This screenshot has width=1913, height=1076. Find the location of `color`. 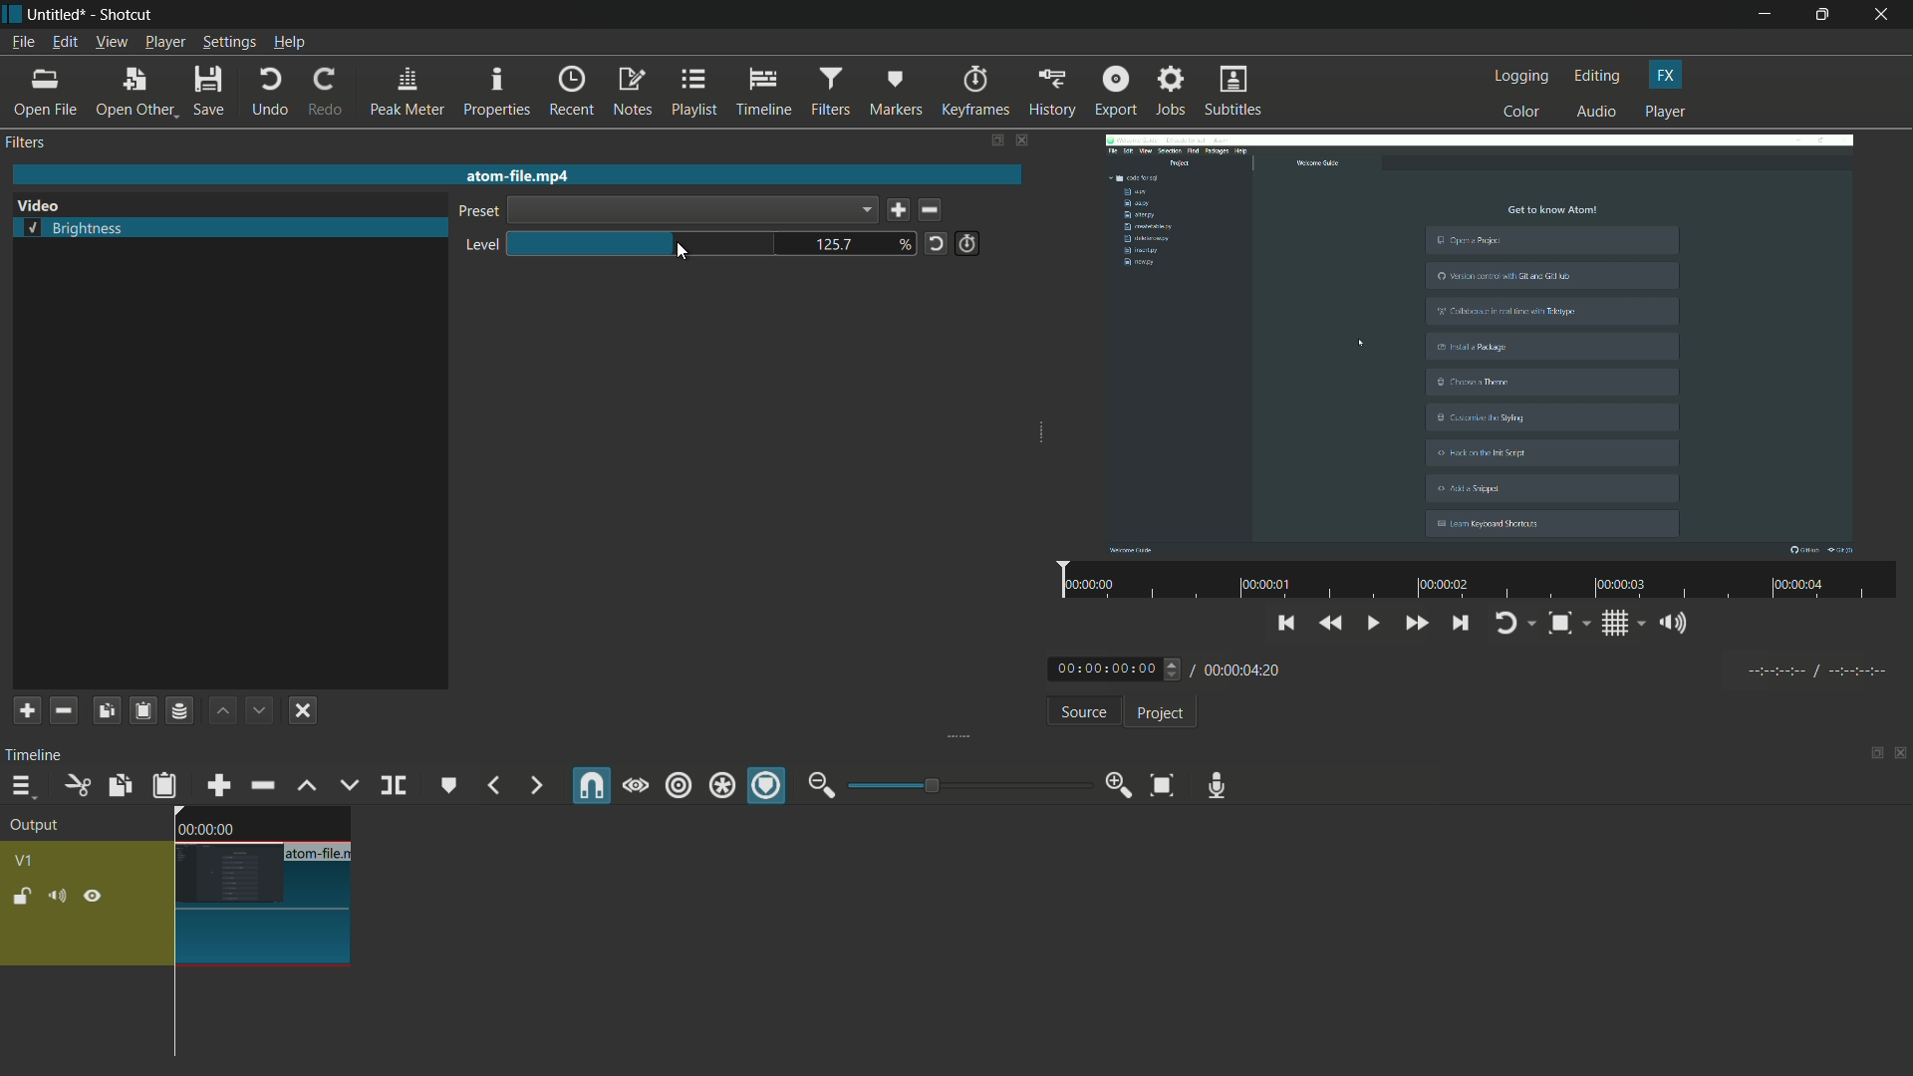

color is located at coordinates (1522, 111).